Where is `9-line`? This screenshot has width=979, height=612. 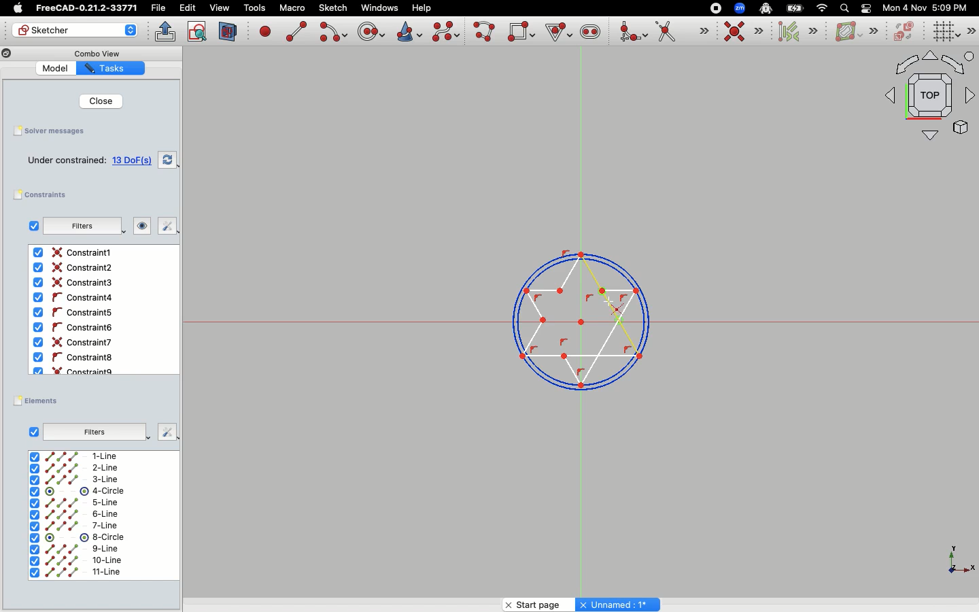 9-line is located at coordinates (78, 549).